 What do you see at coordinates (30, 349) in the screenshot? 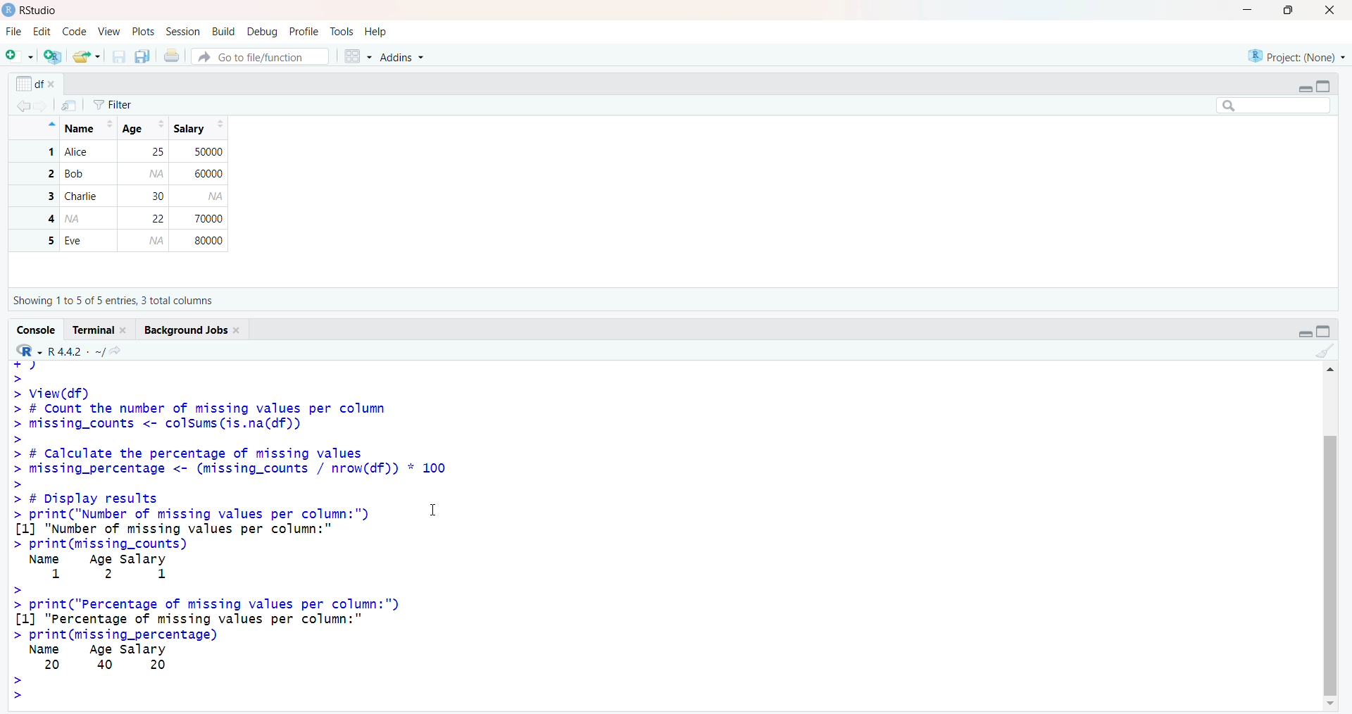
I see `R` at bounding box center [30, 349].